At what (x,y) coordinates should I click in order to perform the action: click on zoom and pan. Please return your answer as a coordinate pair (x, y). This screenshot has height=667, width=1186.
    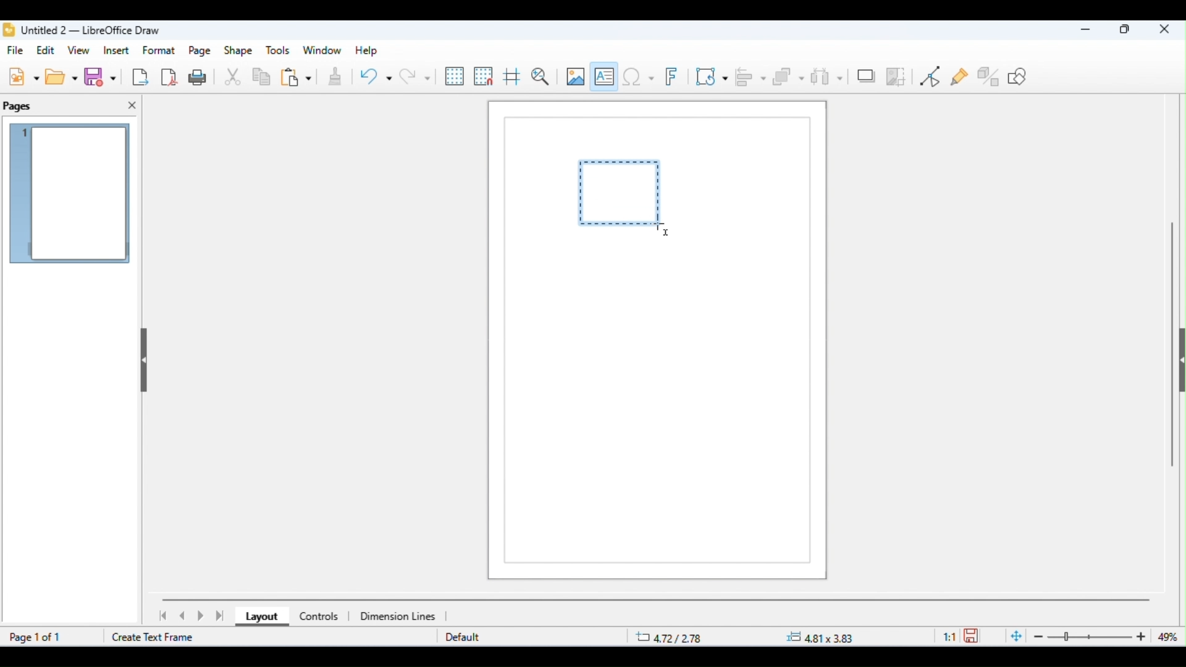
    Looking at the image, I should click on (540, 77).